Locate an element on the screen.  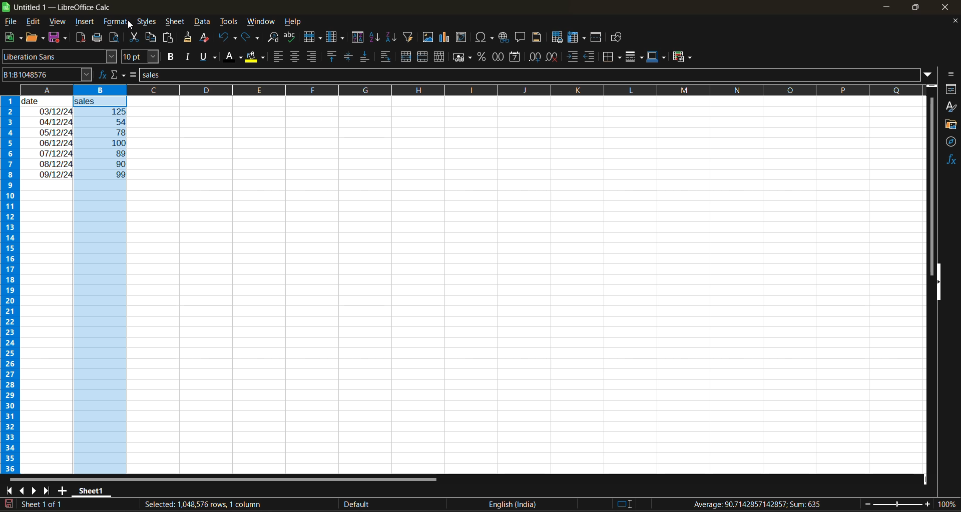
insert special characters is located at coordinates (485, 38).